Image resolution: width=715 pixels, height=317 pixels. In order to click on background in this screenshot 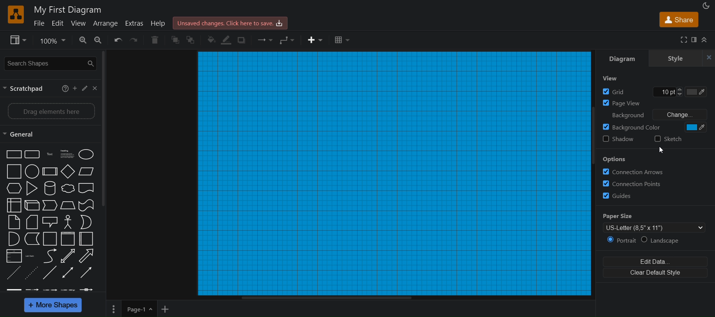, I will do `click(652, 127)`.